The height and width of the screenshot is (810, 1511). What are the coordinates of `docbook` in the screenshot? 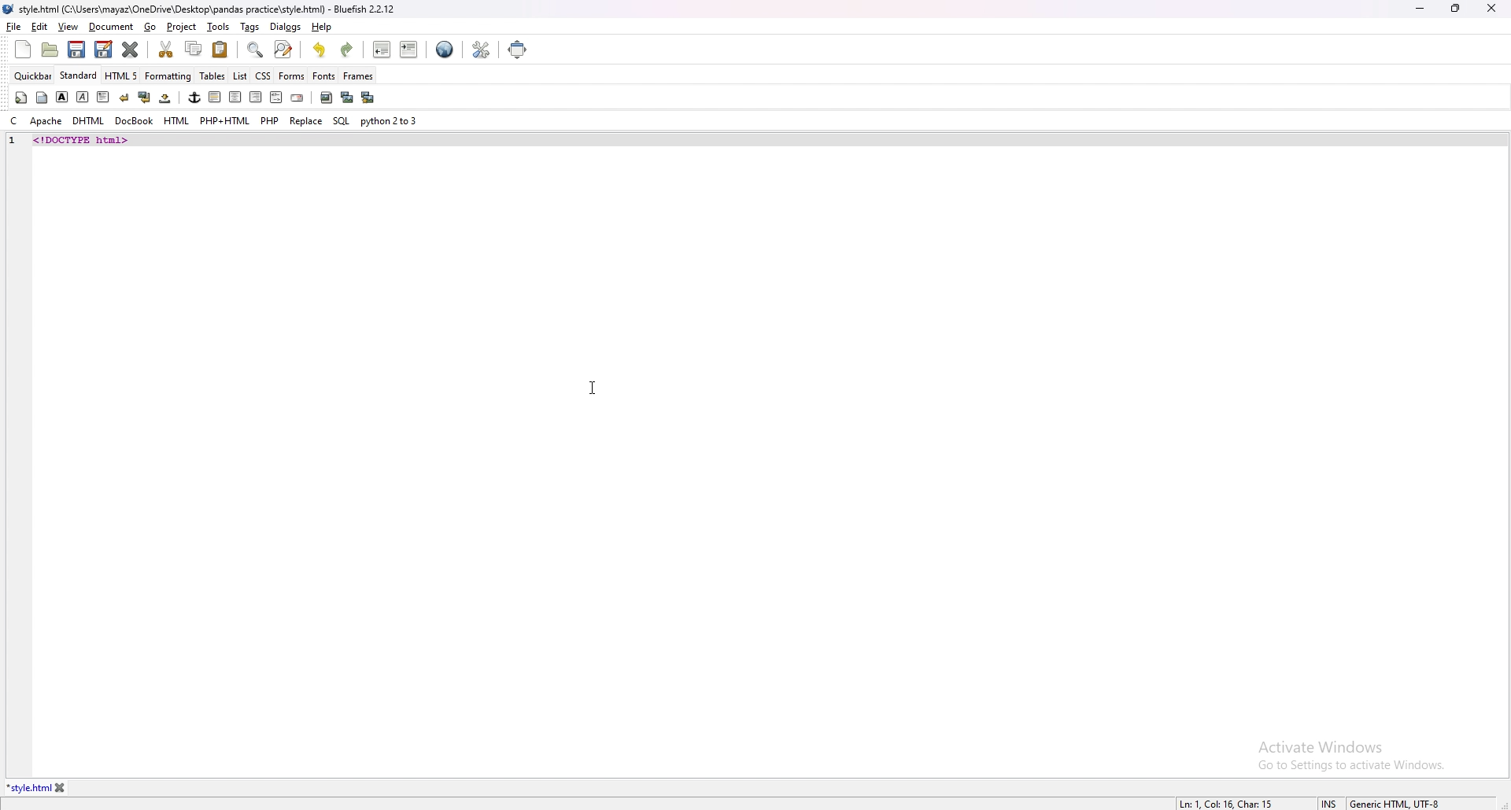 It's located at (134, 121).